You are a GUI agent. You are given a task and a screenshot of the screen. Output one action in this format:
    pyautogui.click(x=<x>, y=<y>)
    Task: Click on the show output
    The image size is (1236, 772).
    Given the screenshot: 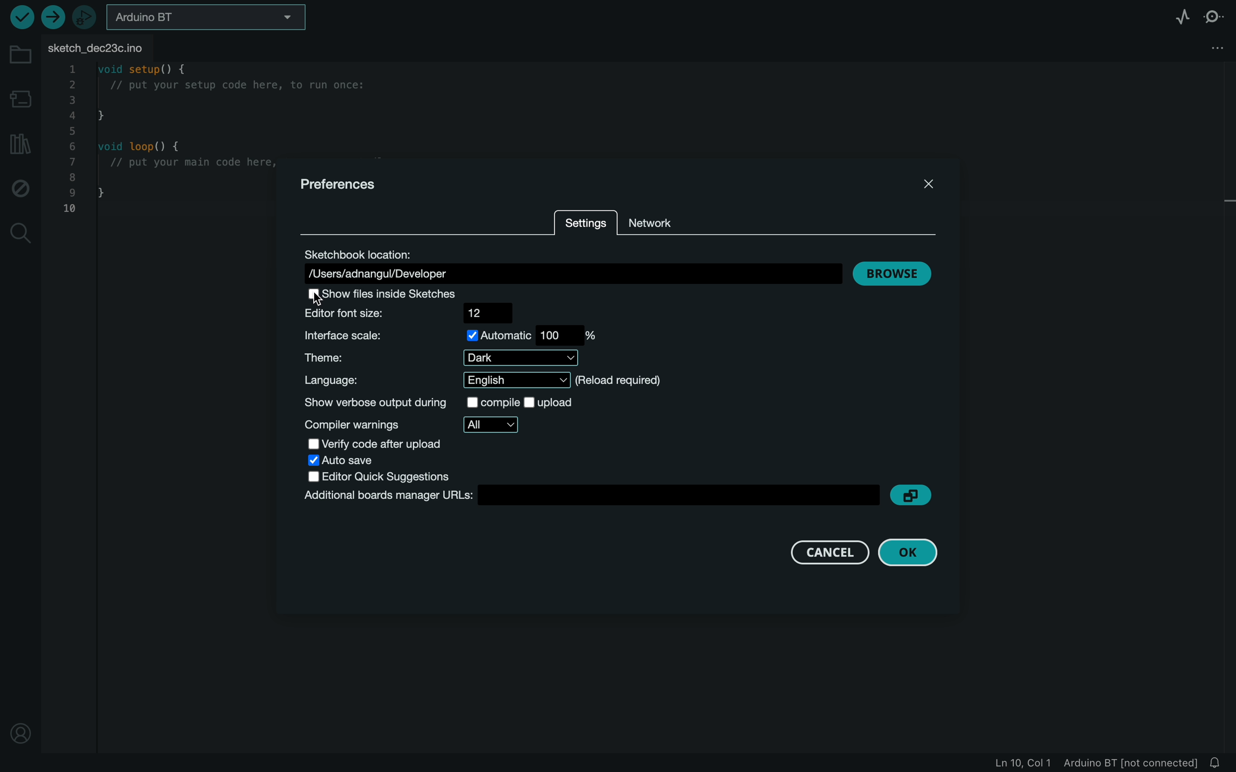 What is the action you would take?
    pyautogui.click(x=450, y=403)
    